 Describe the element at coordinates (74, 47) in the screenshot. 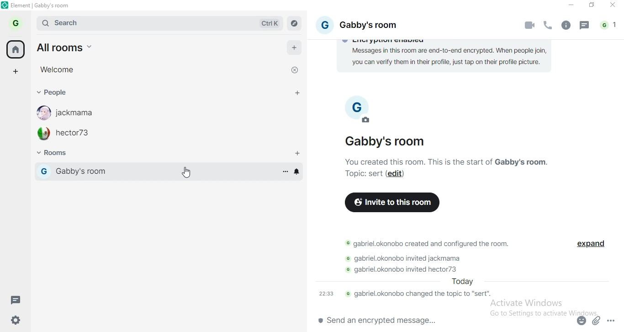

I see `all rooms` at that location.